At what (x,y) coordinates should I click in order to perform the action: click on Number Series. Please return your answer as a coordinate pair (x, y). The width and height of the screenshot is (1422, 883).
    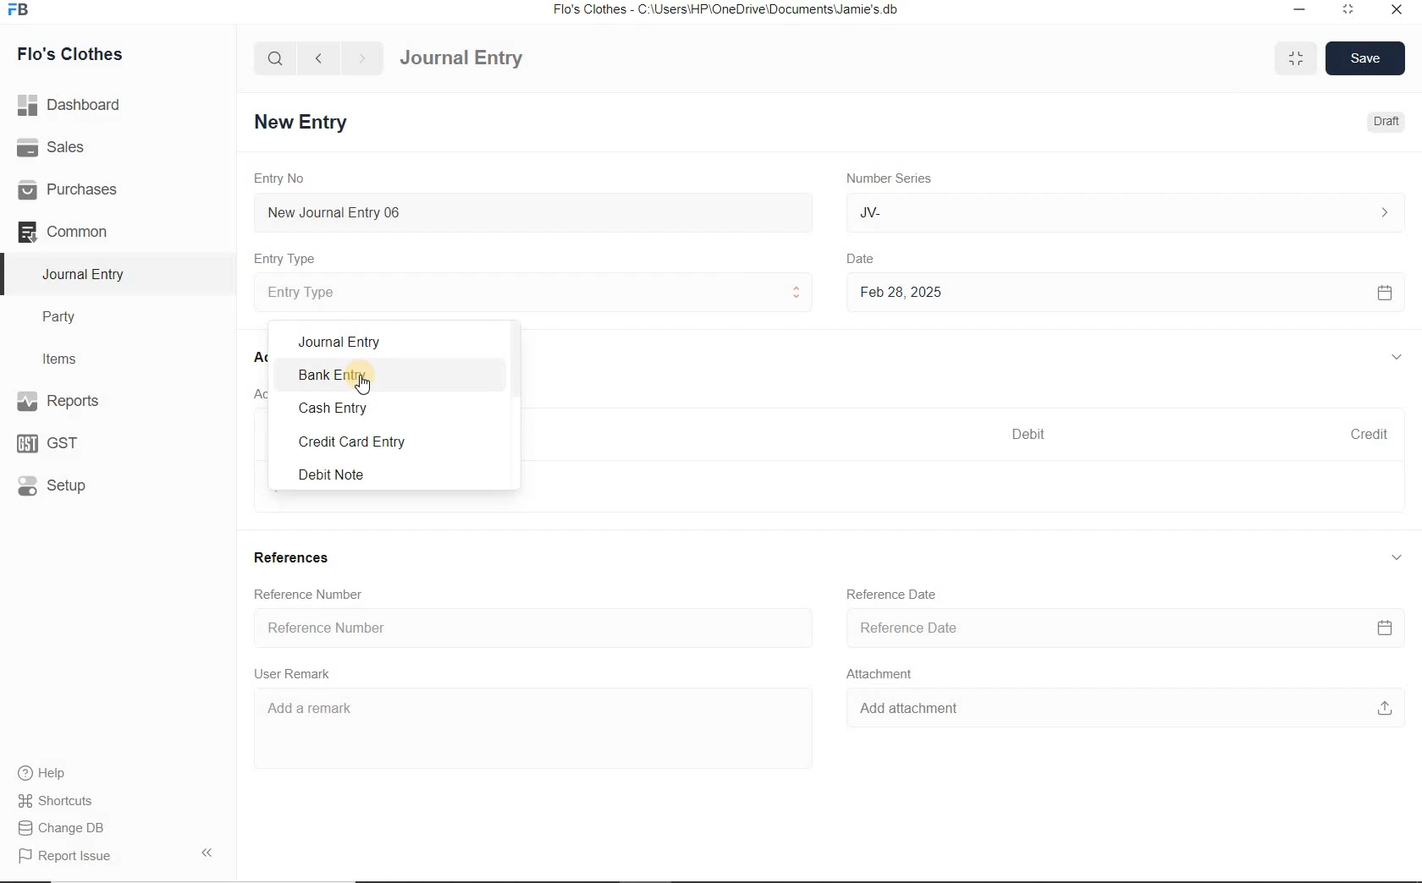
    Looking at the image, I should click on (887, 178).